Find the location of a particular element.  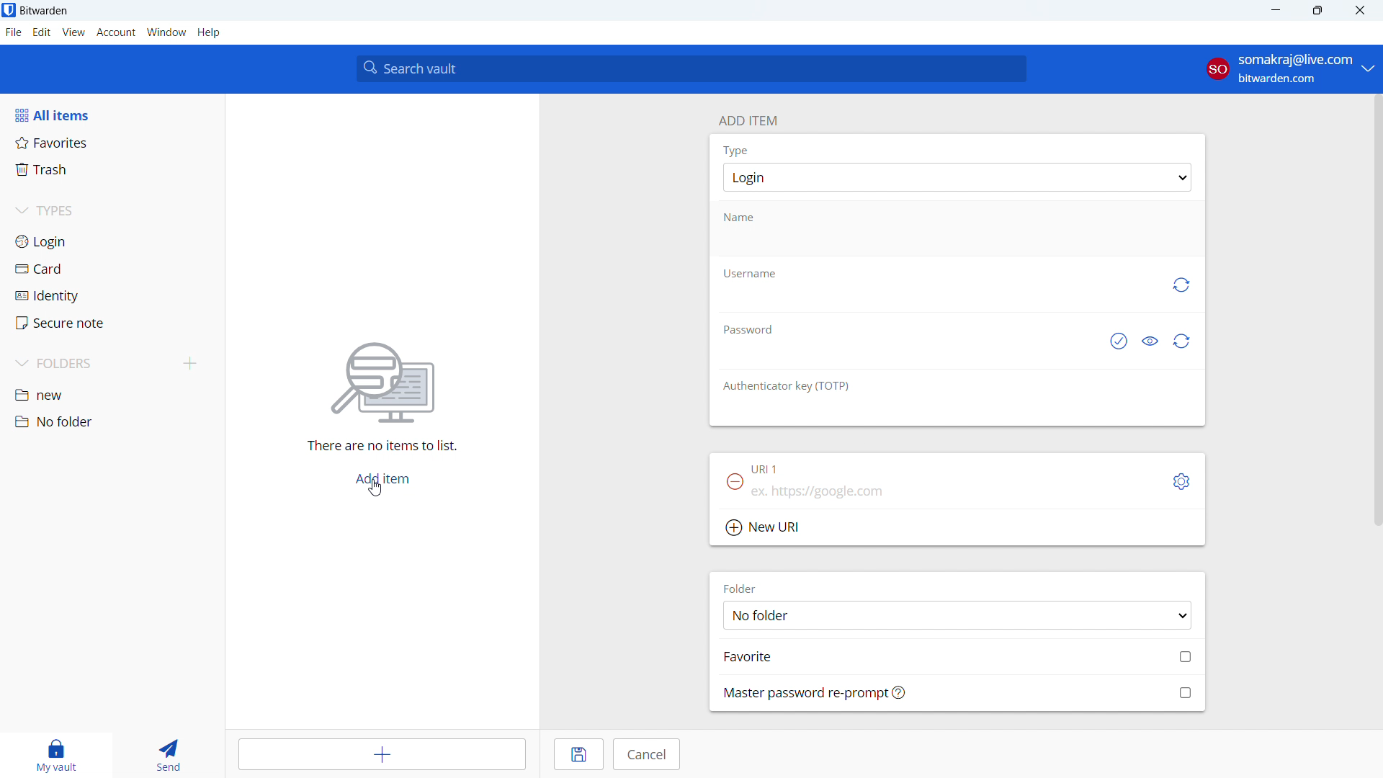

toggle options is located at coordinates (1182, 482).